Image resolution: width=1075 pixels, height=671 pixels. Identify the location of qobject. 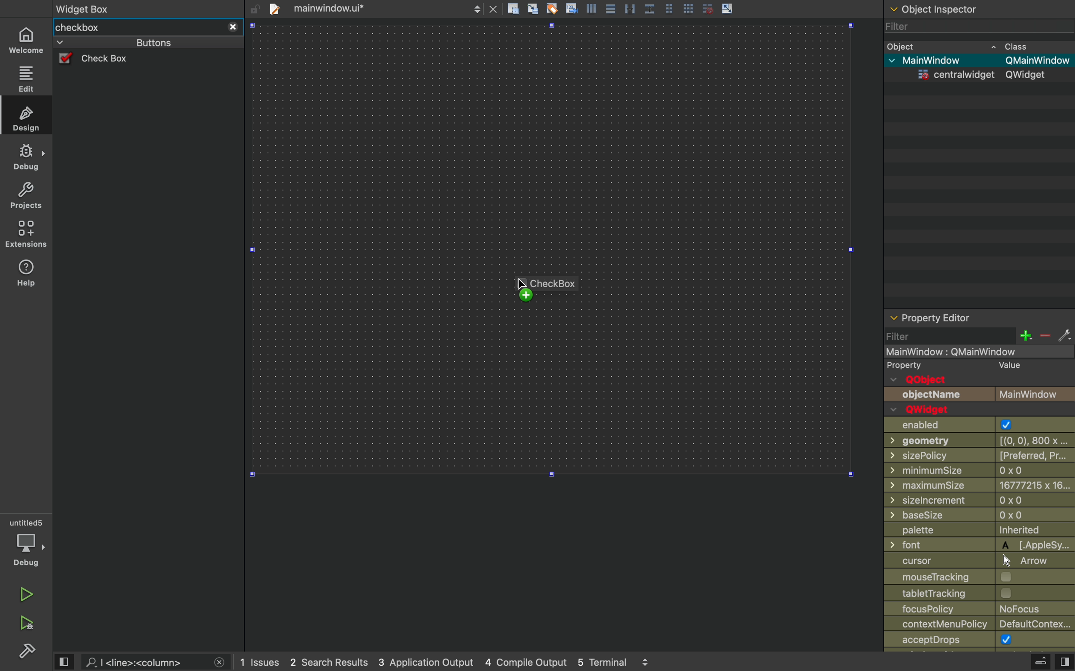
(931, 380).